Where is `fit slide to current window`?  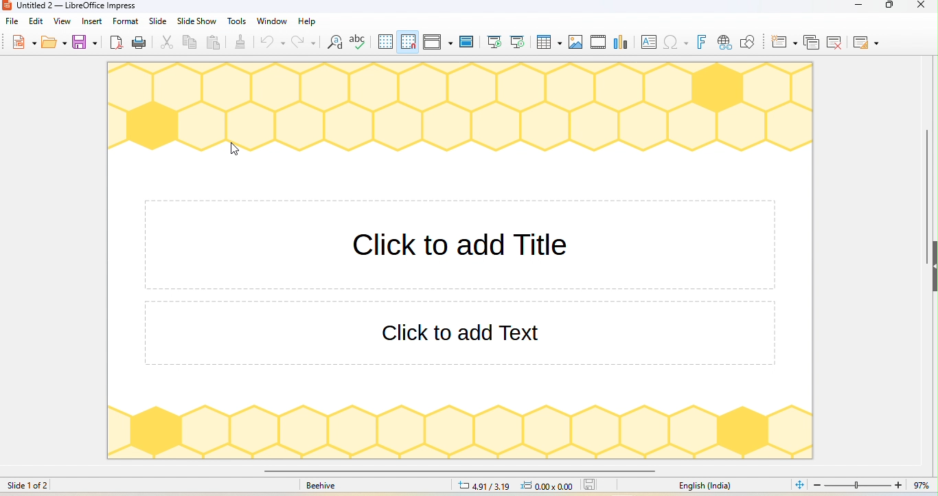 fit slide to current window is located at coordinates (798, 484).